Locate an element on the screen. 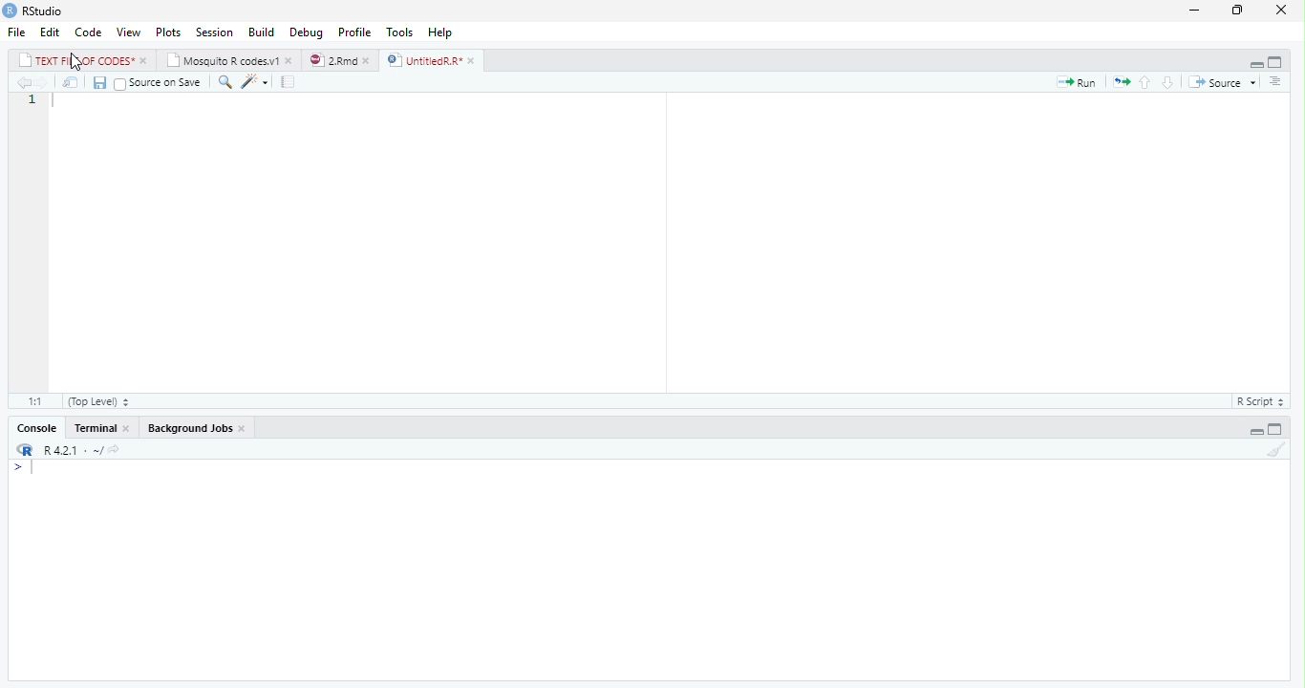 This screenshot has height=688, width=1305. Source is located at coordinates (1220, 81).